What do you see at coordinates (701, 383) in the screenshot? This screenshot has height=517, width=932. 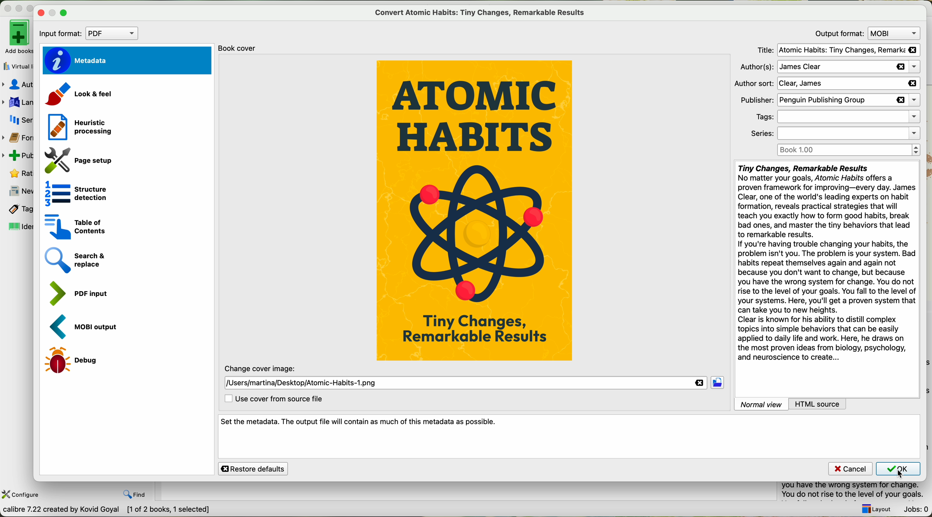 I see `delete` at bounding box center [701, 383].